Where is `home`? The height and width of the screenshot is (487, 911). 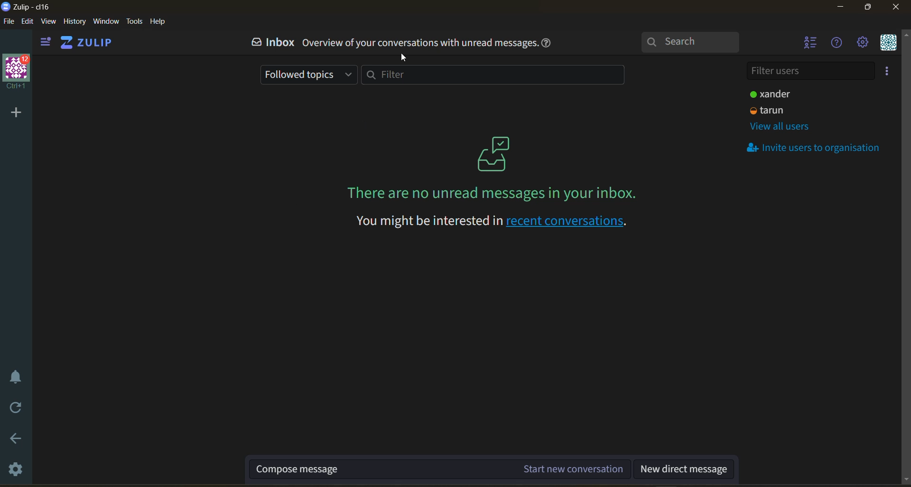 home is located at coordinates (92, 43).